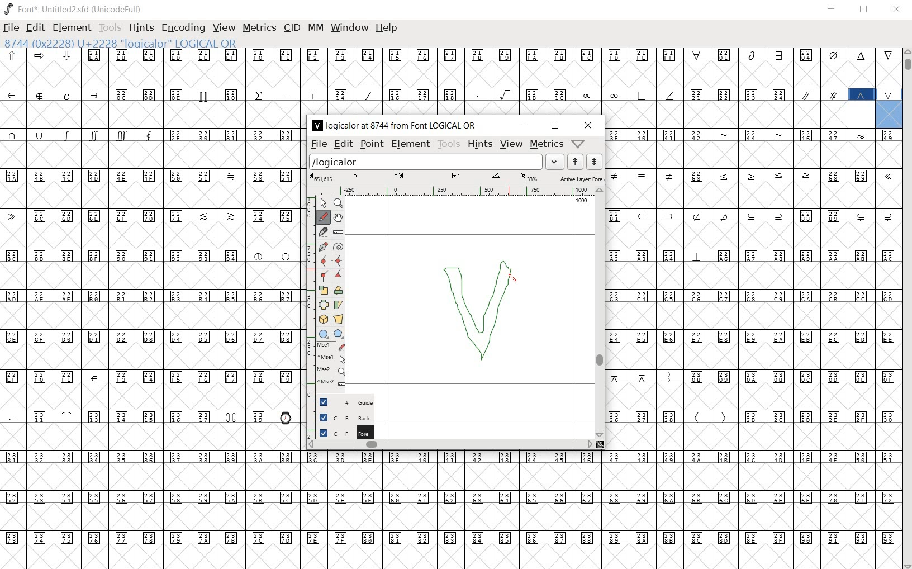 This screenshot has width=912, height=569. What do you see at coordinates (754, 329) in the screenshot?
I see `glyph characters` at bounding box center [754, 329].